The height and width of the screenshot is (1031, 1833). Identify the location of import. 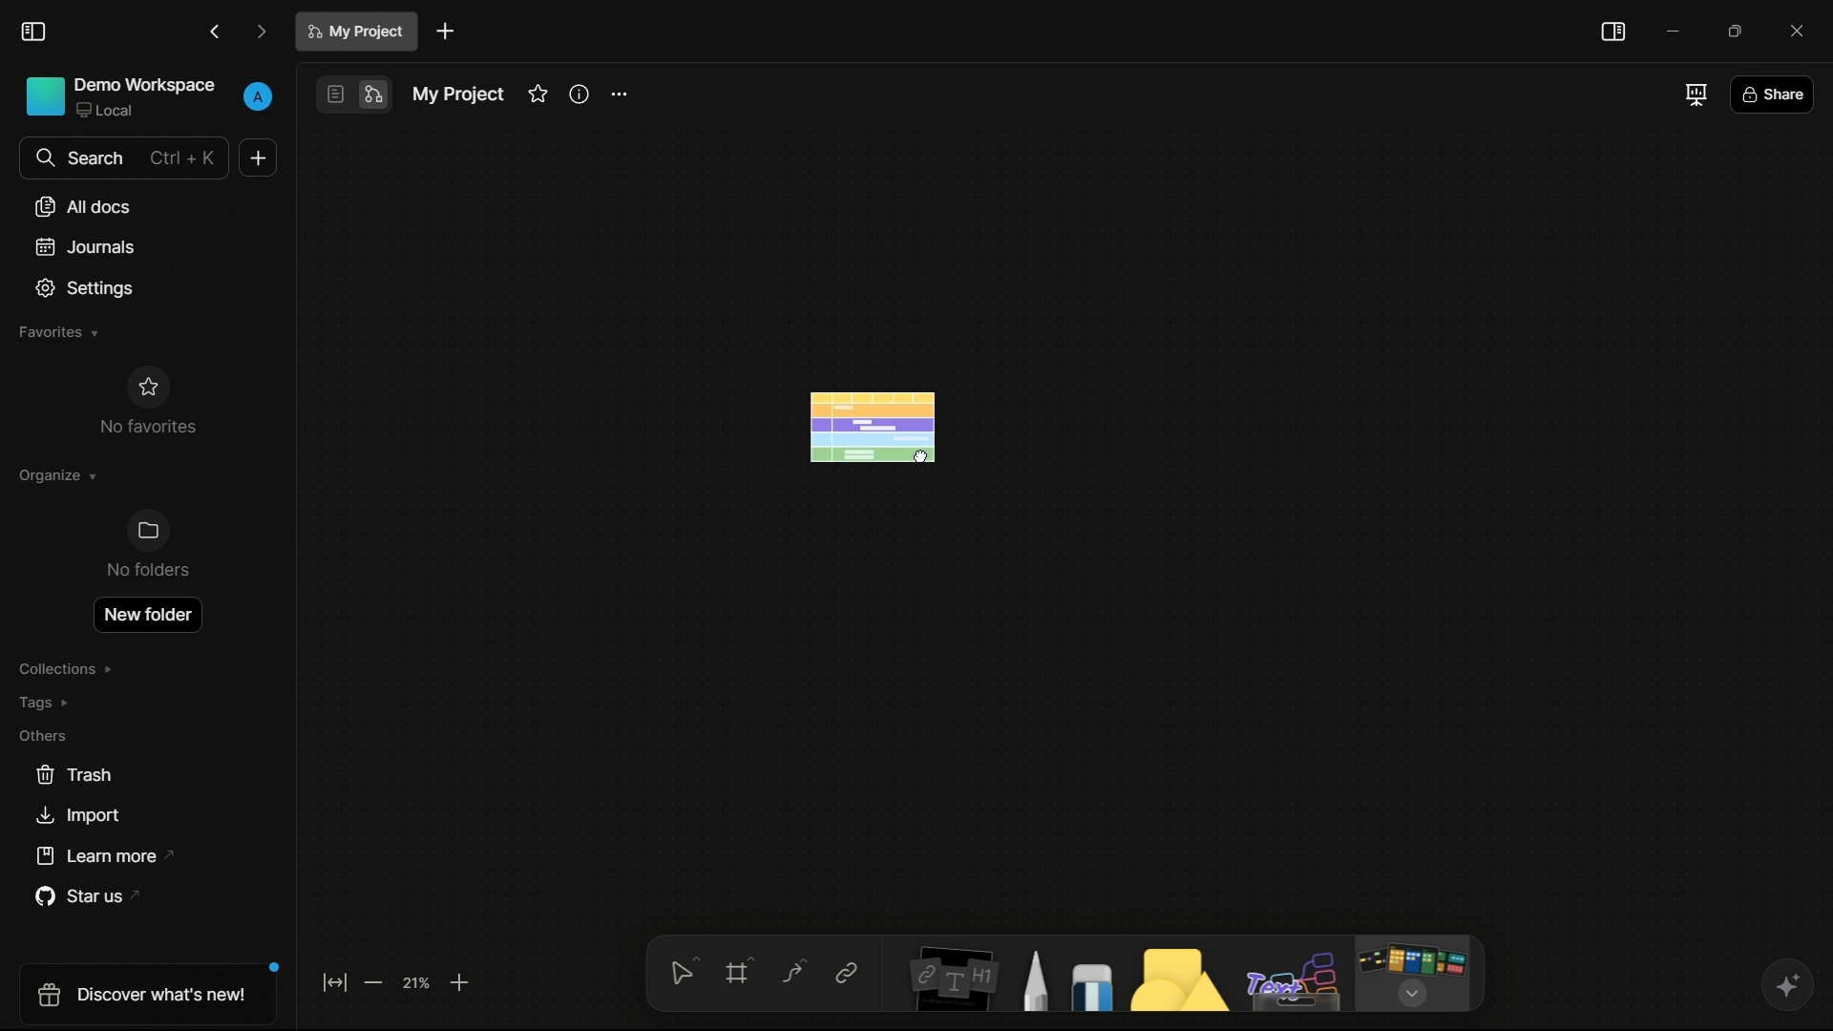
(81, 818).